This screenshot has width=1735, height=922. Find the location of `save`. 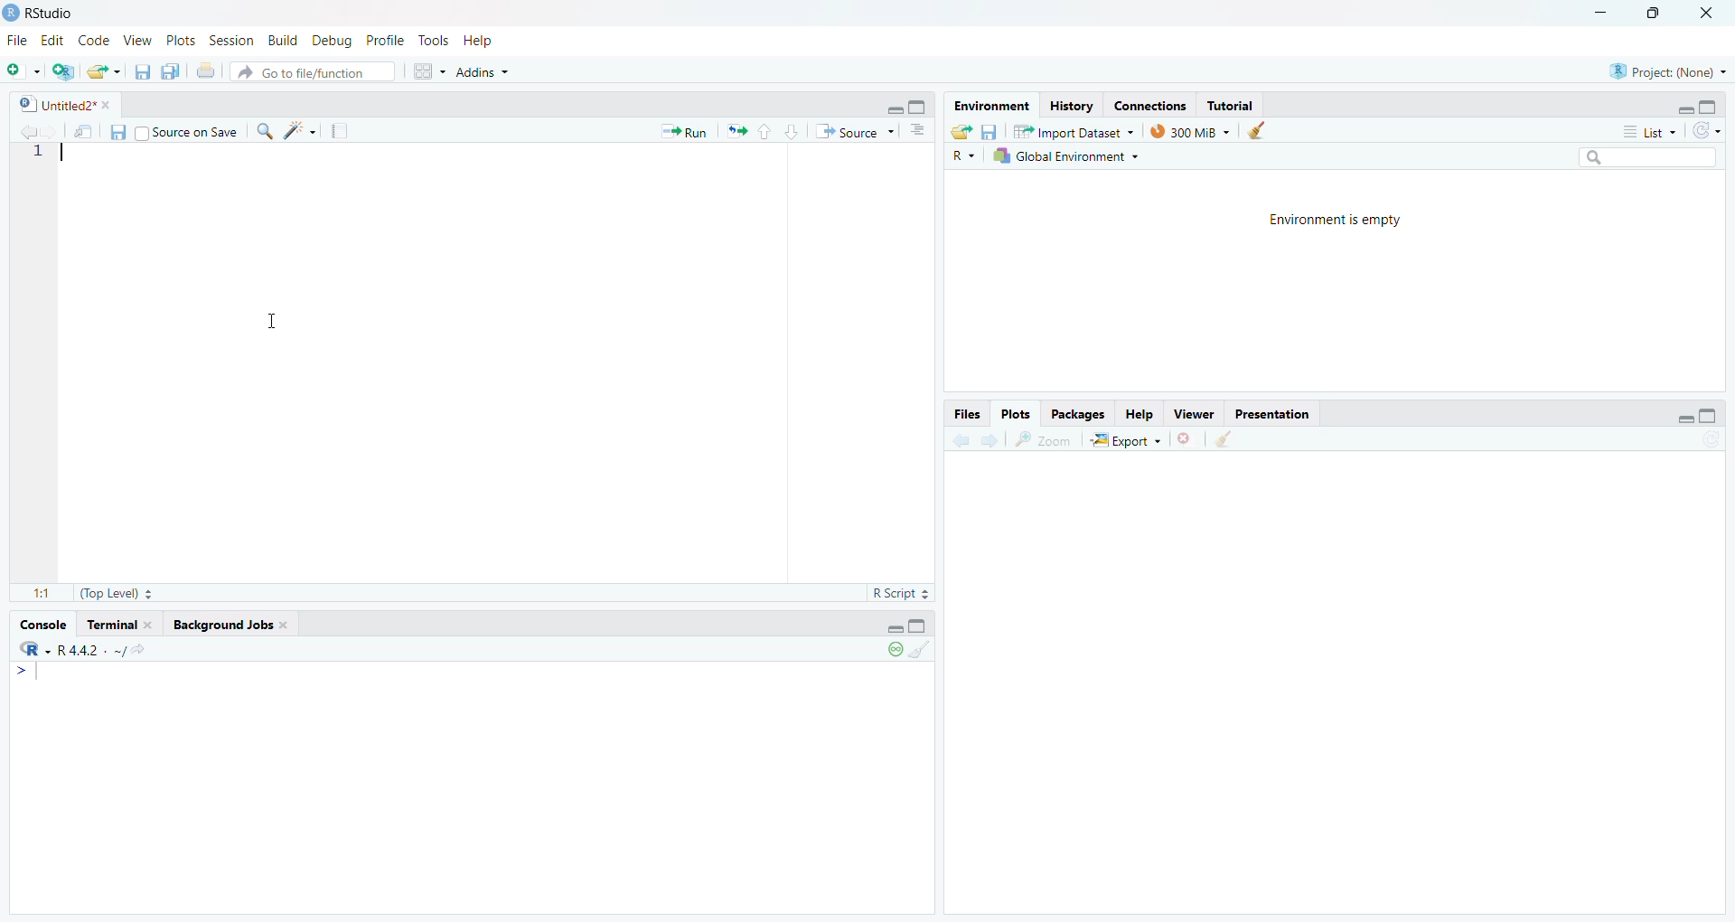

save is located at coordinates (993, 131).